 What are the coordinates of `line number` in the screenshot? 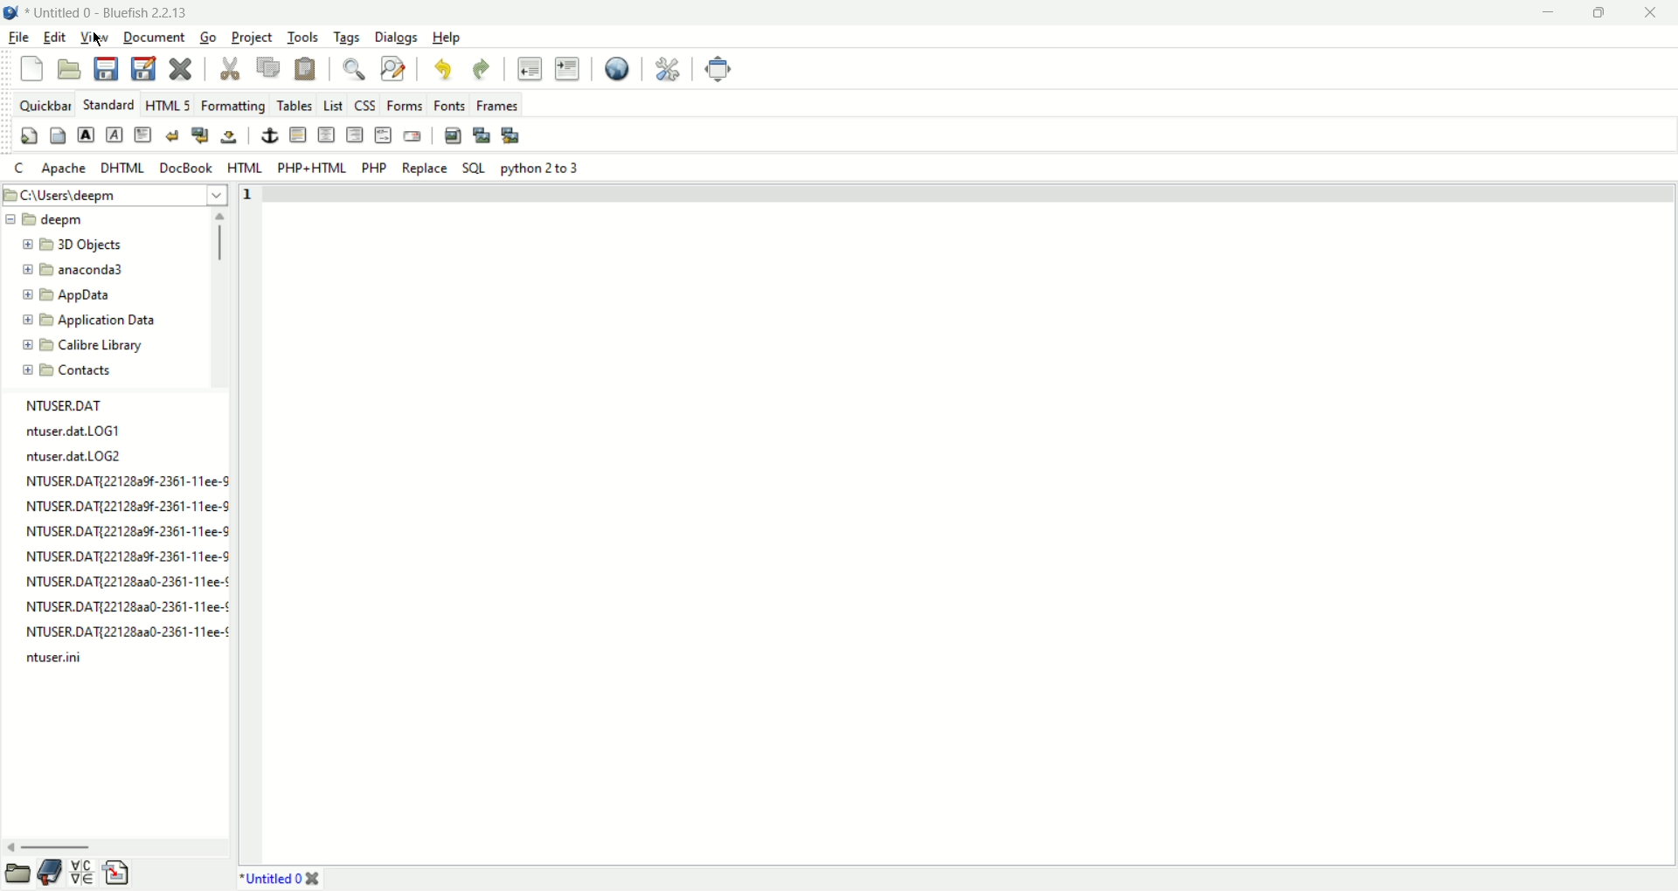 It's located at (253, 526).